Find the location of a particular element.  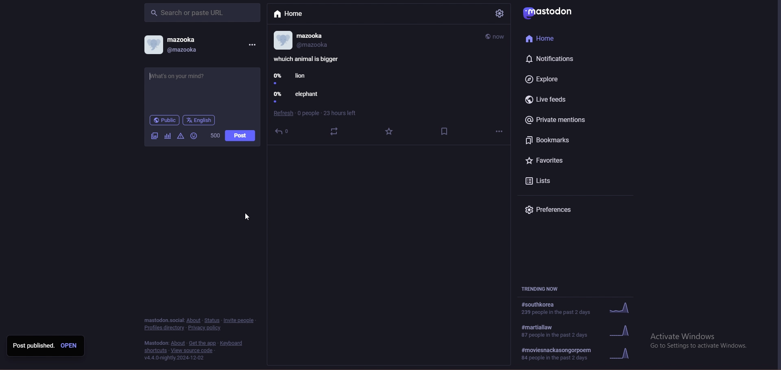

@mazooka is located at coordinates (314, 45).